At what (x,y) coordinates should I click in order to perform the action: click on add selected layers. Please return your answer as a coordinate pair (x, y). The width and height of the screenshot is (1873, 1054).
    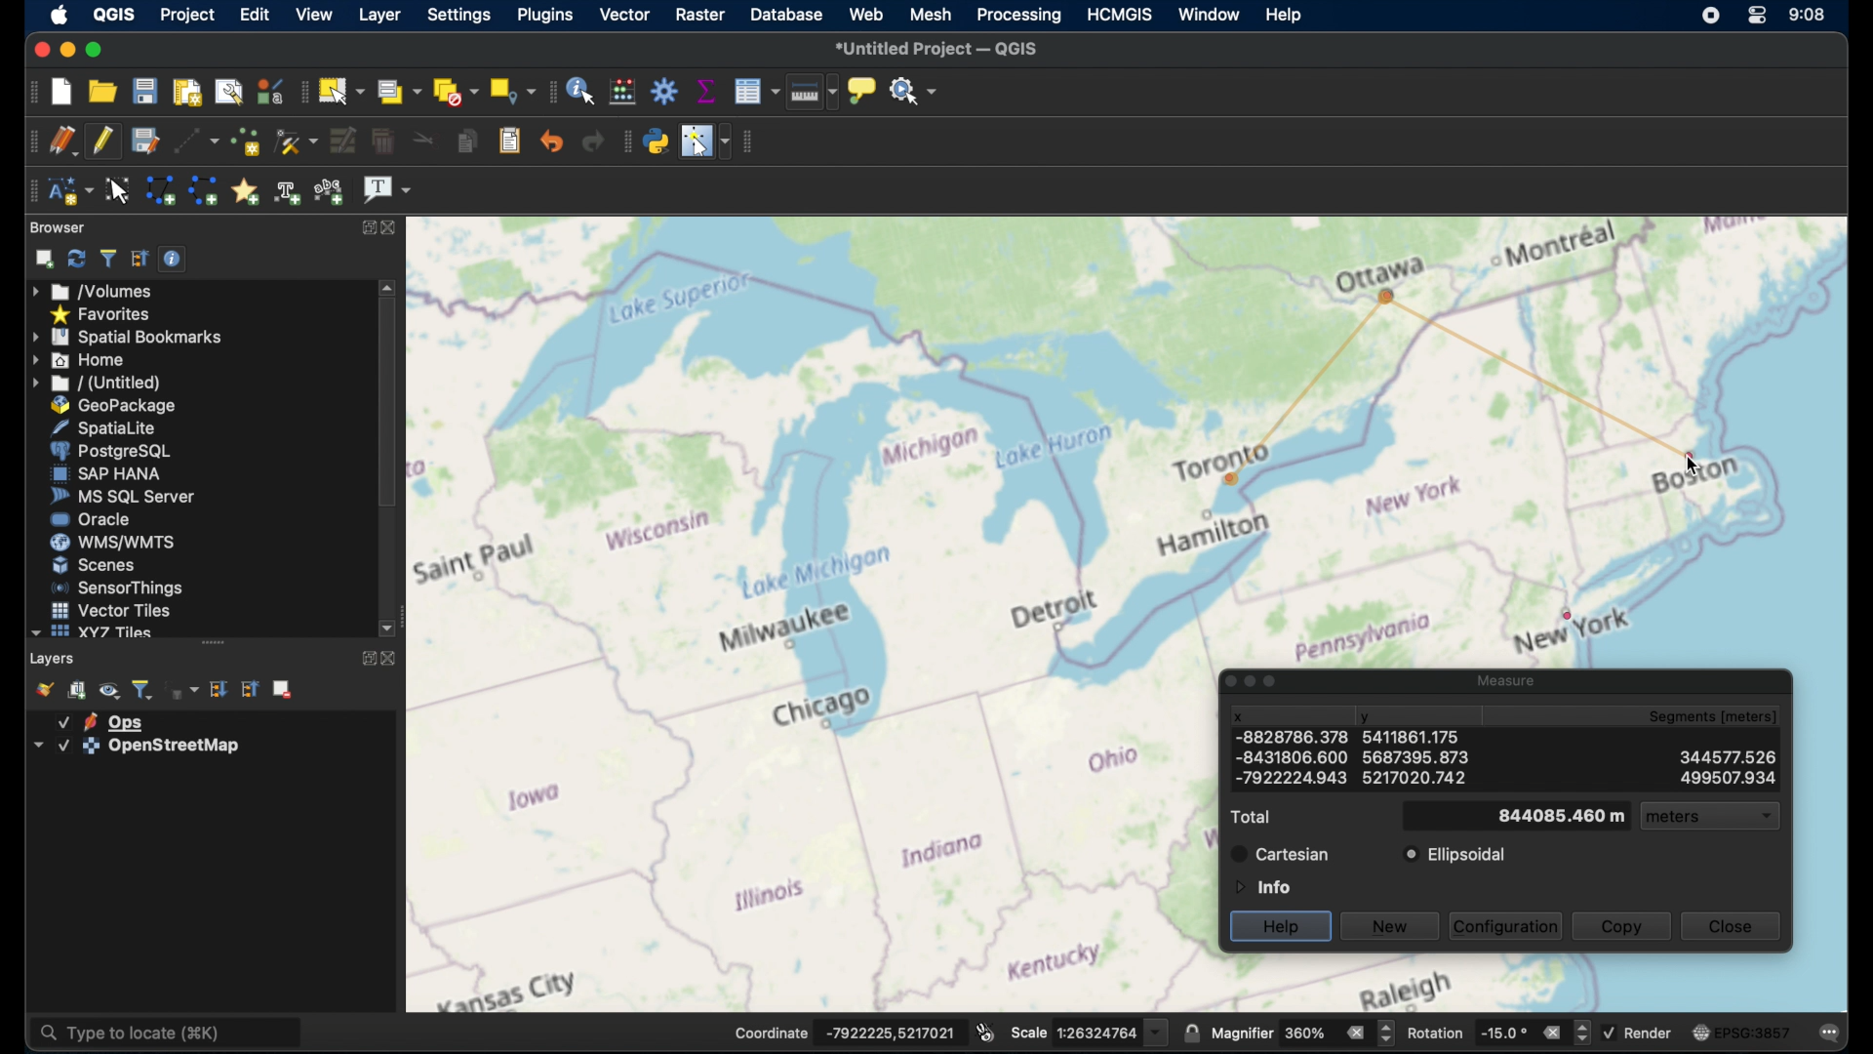
    Looking at the image, I should click on (40, 259).